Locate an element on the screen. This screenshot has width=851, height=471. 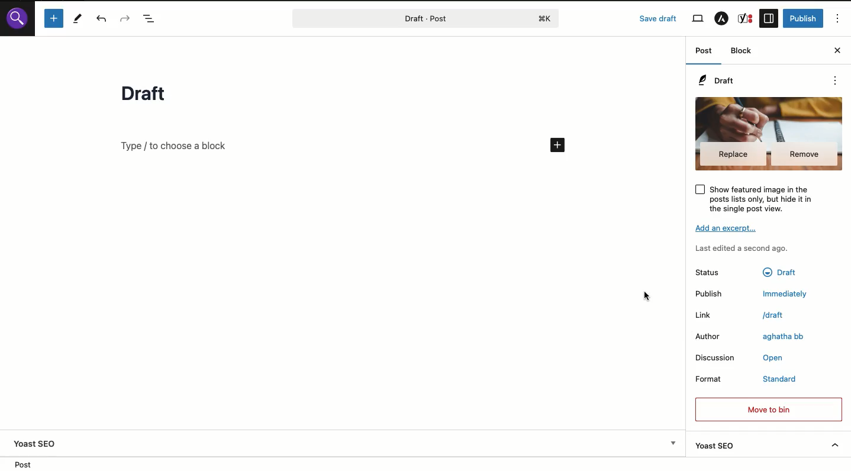
remove is located at coordinates (805, 154).